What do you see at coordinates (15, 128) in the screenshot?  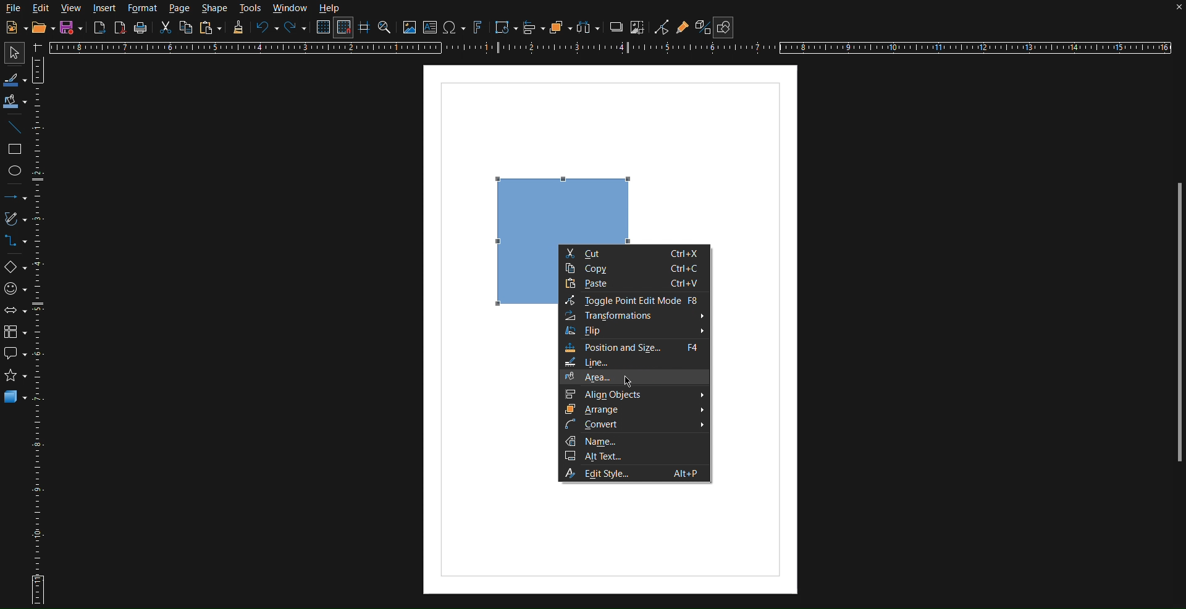 I see `Line` at bounding box center [15, 128].